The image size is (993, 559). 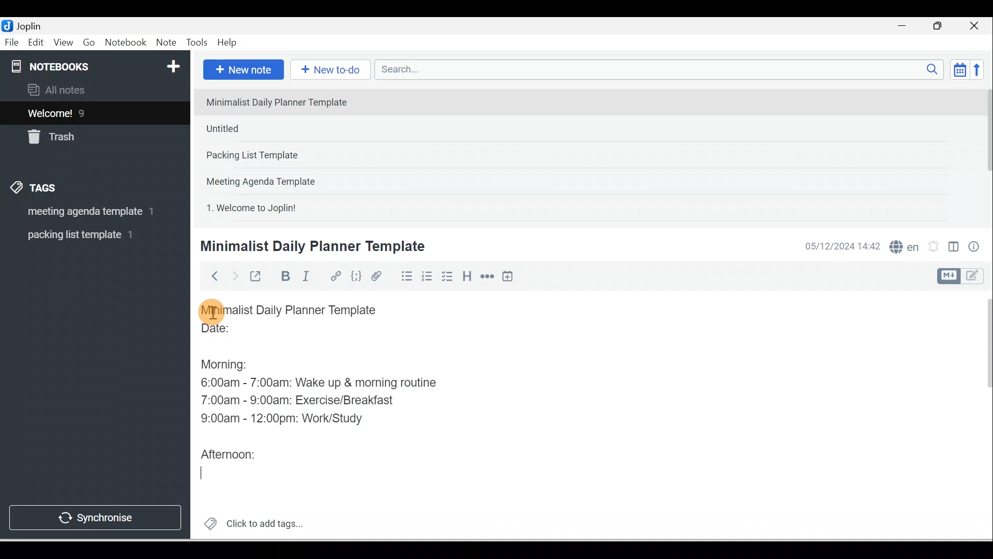 I want to click on Heading, so click(x=467, y=275).